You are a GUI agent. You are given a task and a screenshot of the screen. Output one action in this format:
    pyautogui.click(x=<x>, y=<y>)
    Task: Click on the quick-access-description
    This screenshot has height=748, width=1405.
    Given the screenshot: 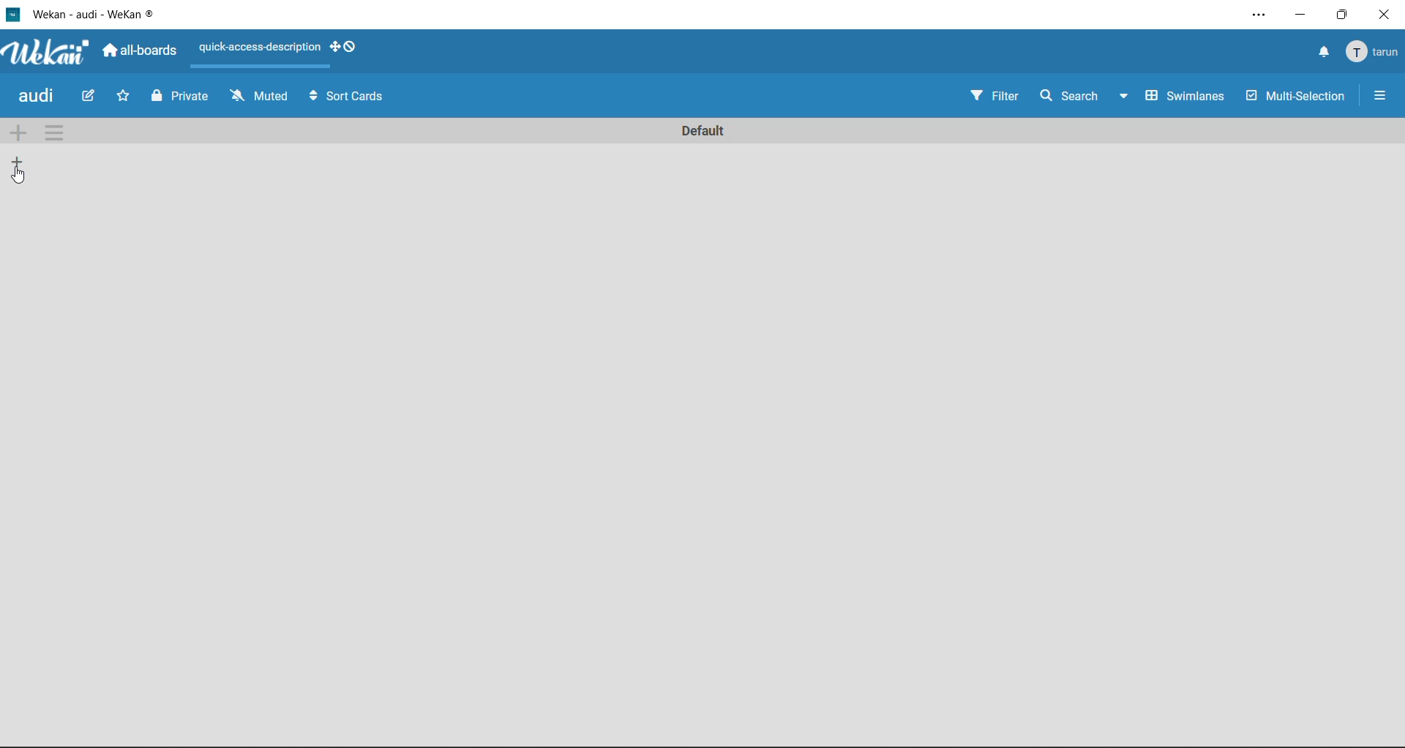 What is the action you would take?
    pyautogui.click(x=259, y=48)
    